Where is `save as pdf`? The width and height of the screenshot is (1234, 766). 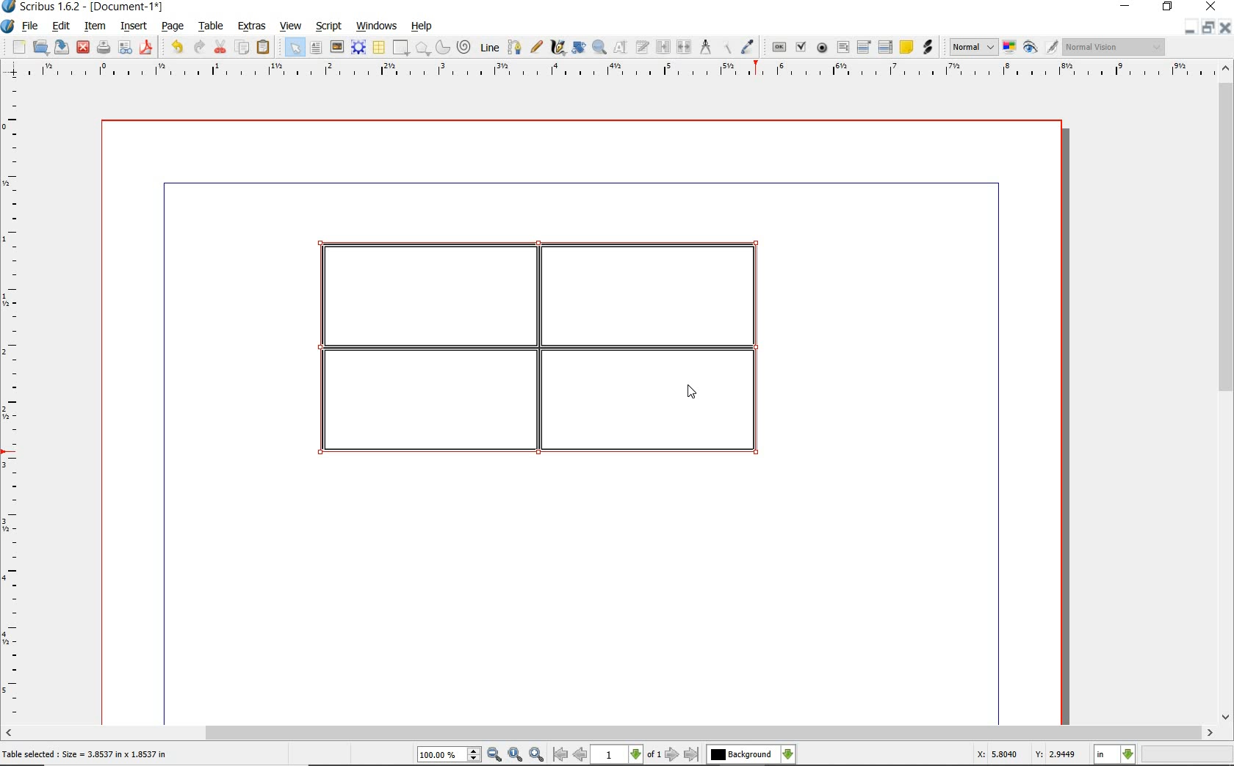
save as pdf is located at coordinates (145, 47).